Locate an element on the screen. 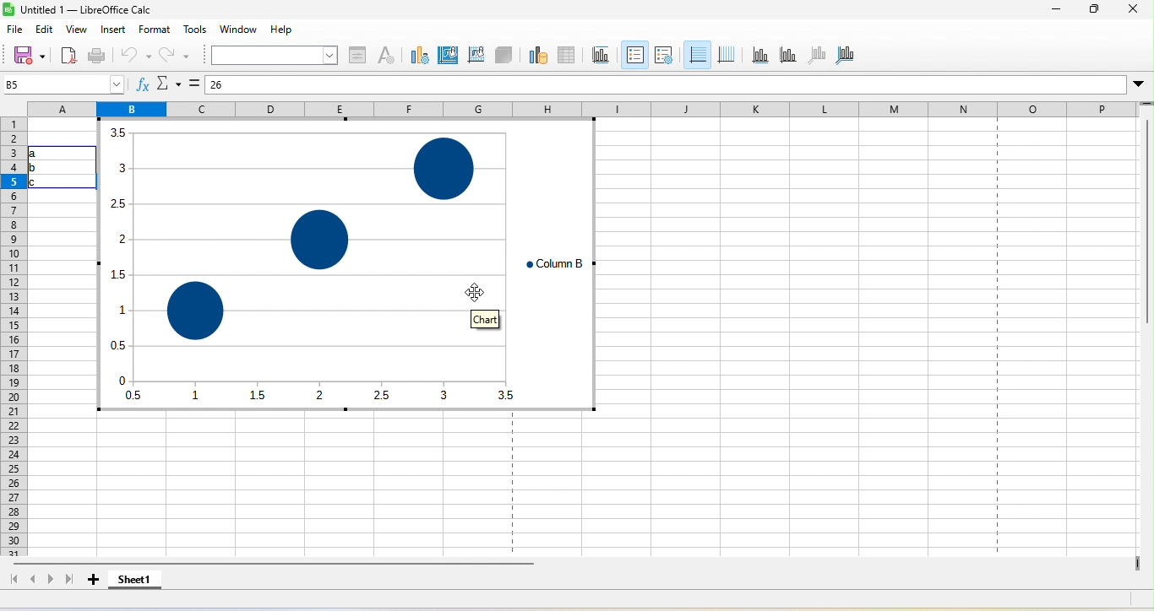 This screenshot has width=1154, height=611. select chart elemenyts is located at coordinates (273, 54).